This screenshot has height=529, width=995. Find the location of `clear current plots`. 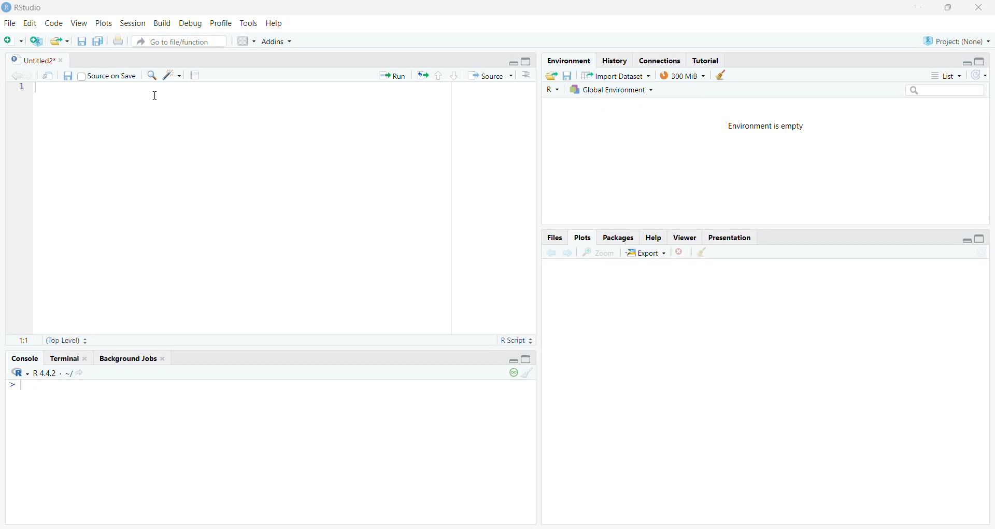

clear current plots is located at coordinates (679, 252).